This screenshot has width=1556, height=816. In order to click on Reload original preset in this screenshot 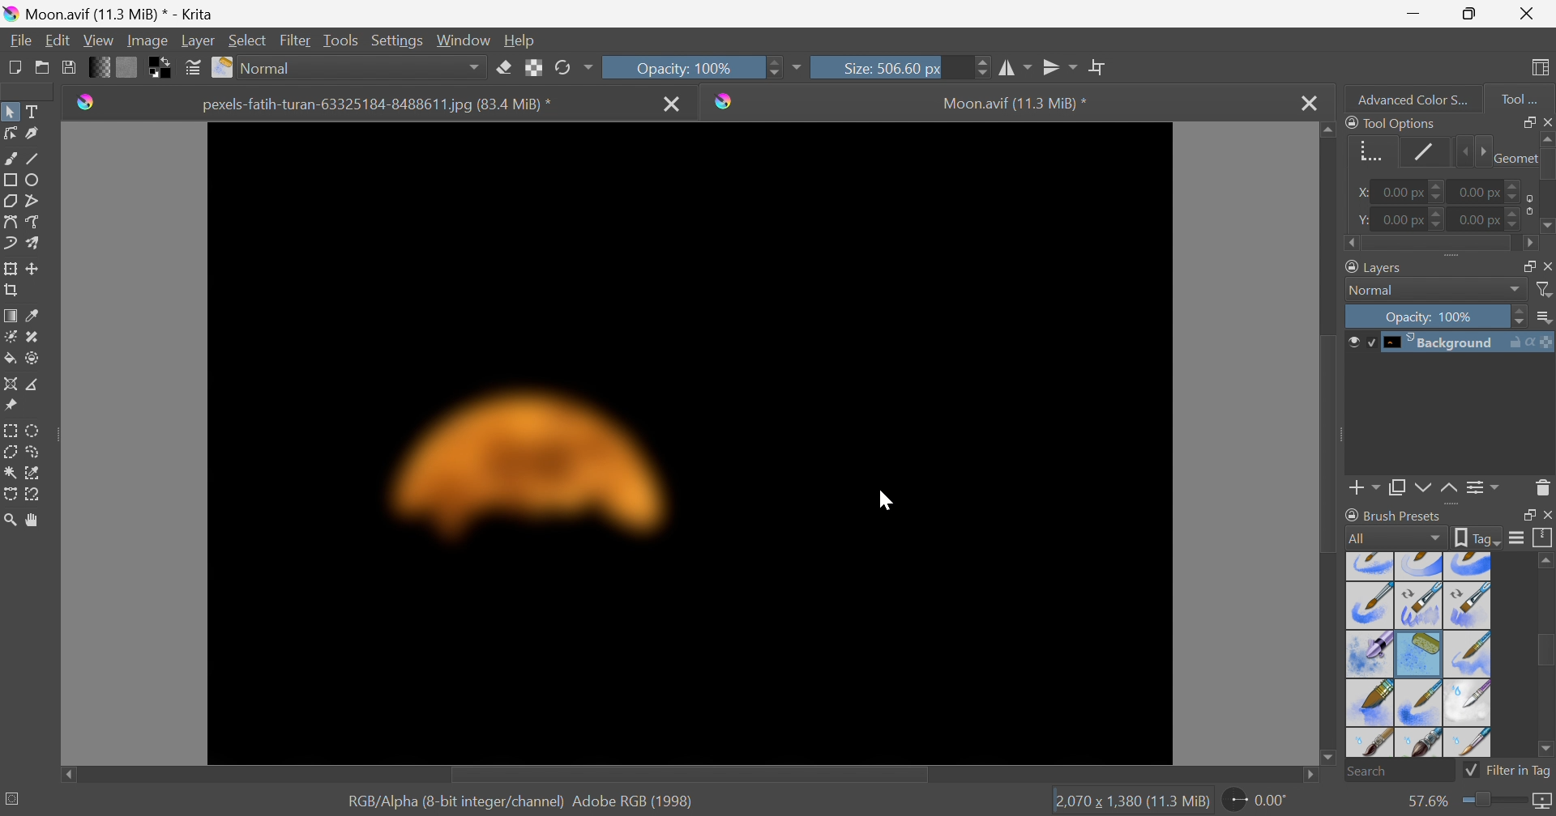, I will do `click(572, 68)`.